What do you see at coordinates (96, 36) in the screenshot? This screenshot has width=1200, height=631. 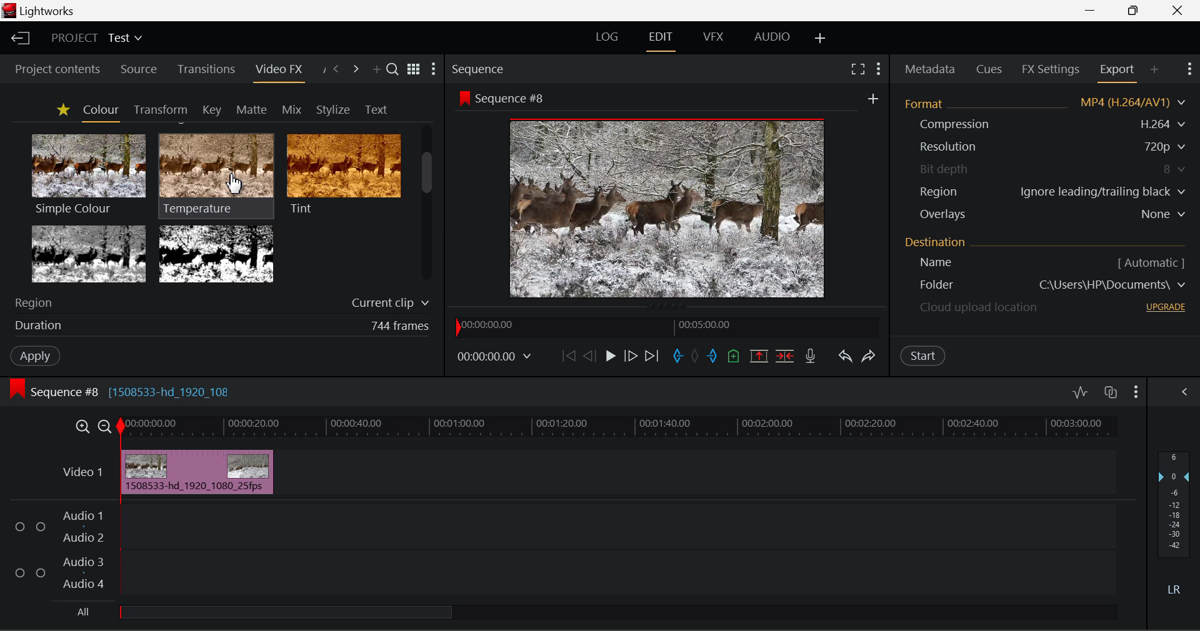 I see `Project Title` at bounding box center [96, 36].